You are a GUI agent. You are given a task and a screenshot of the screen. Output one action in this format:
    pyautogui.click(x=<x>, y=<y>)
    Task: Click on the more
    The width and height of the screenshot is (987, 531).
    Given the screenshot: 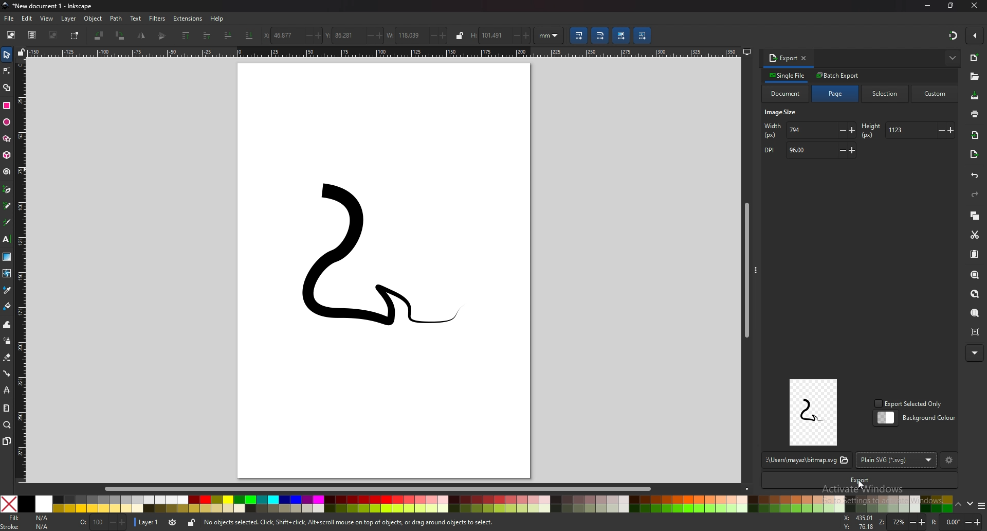 What is the action you would take?
    pyautogui.click(x=974, y=353)
    